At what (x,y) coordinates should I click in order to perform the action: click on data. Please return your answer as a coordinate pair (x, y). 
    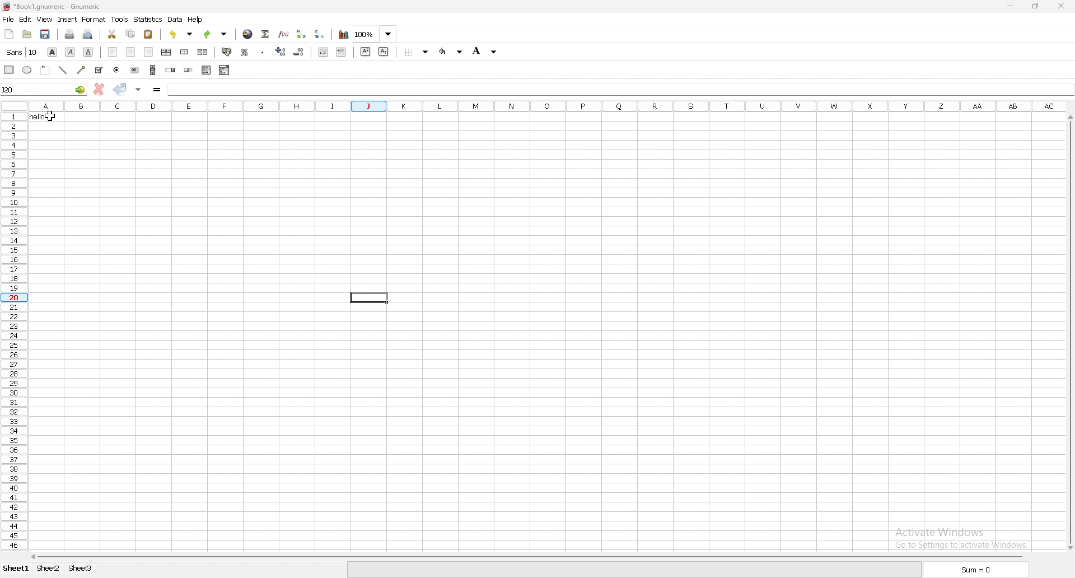
    Looking at the image, I should click on (176, 19).